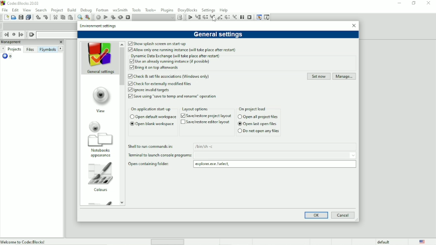 The width and height of the screenshot is (436, 245). Describe the element at coordinates (60, 48) in the screenshot. I see `Next` at that location.